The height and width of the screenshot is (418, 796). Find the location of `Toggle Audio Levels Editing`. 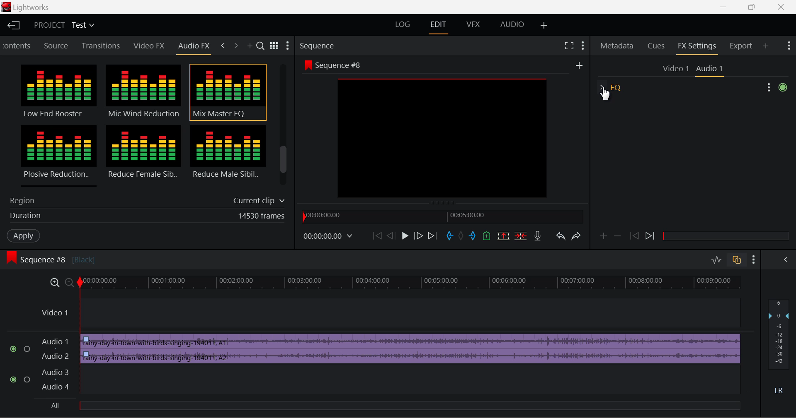

Toggle Audio Levels Editing is located at coordinates (717, 260).